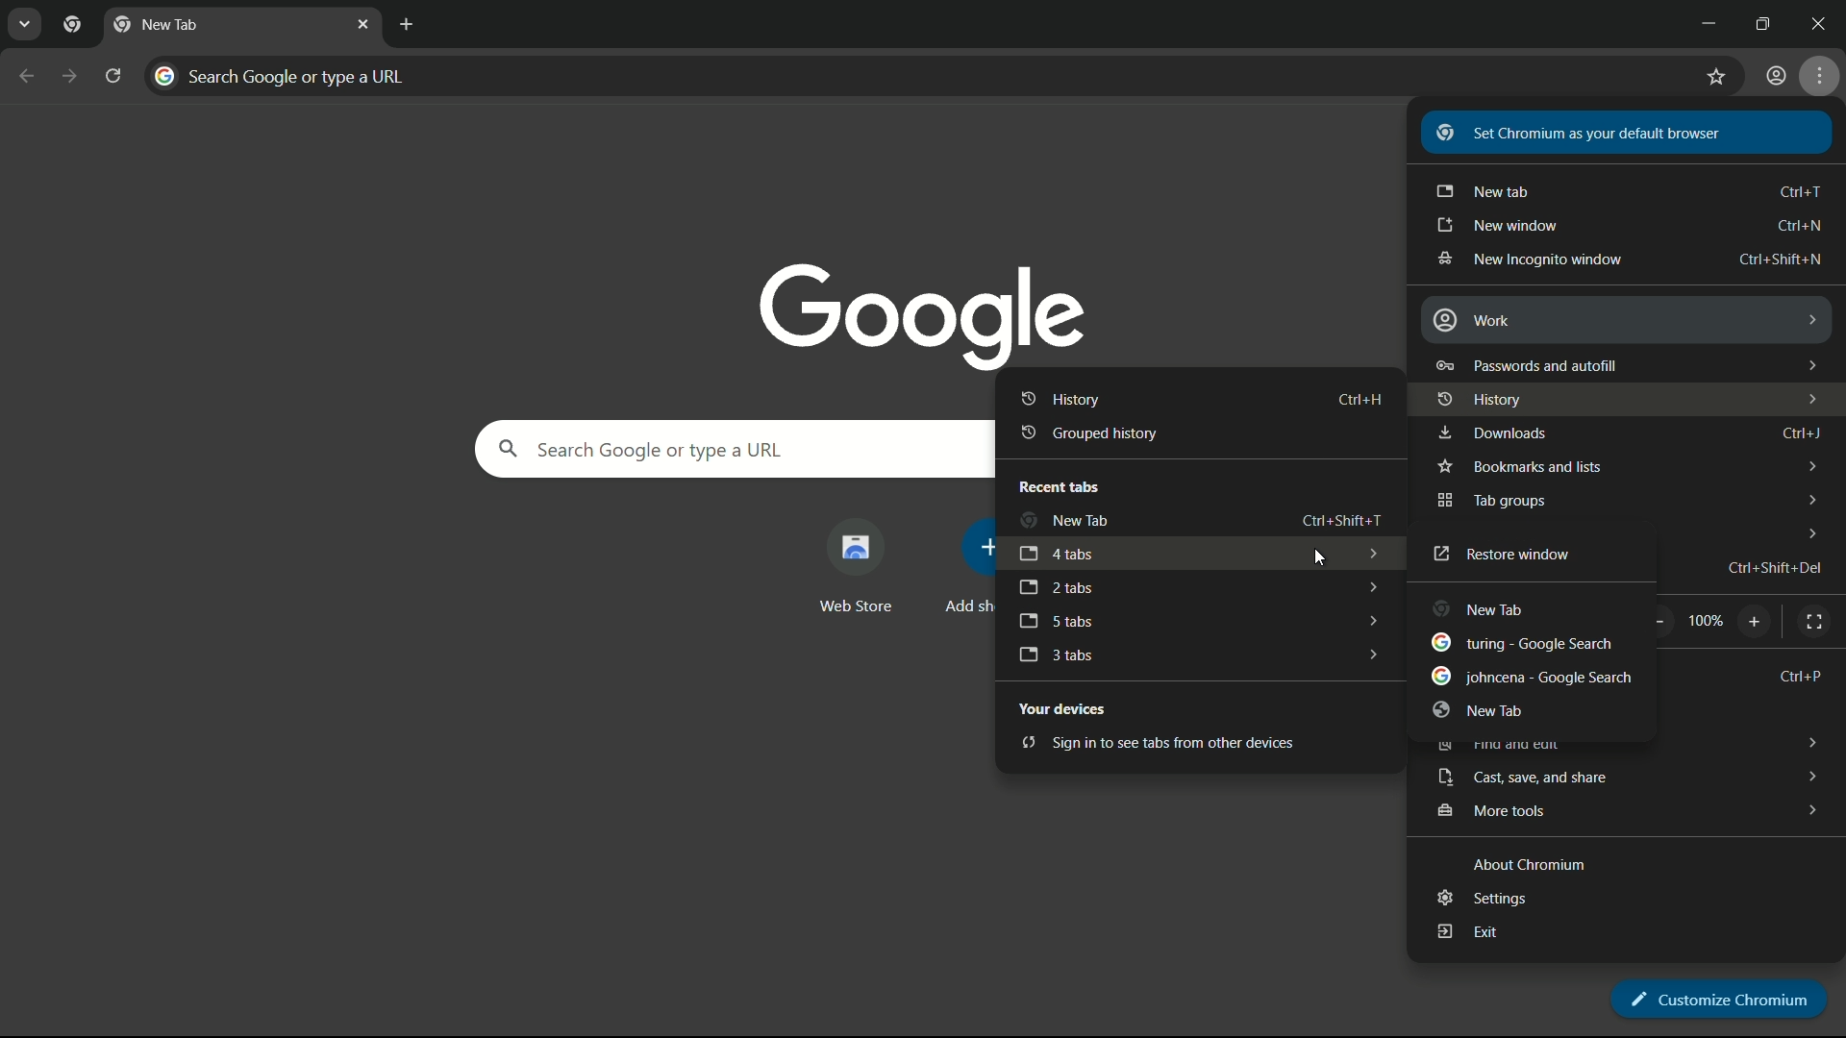  I want to click on set chromium as your default browser, so click(1594, 134).